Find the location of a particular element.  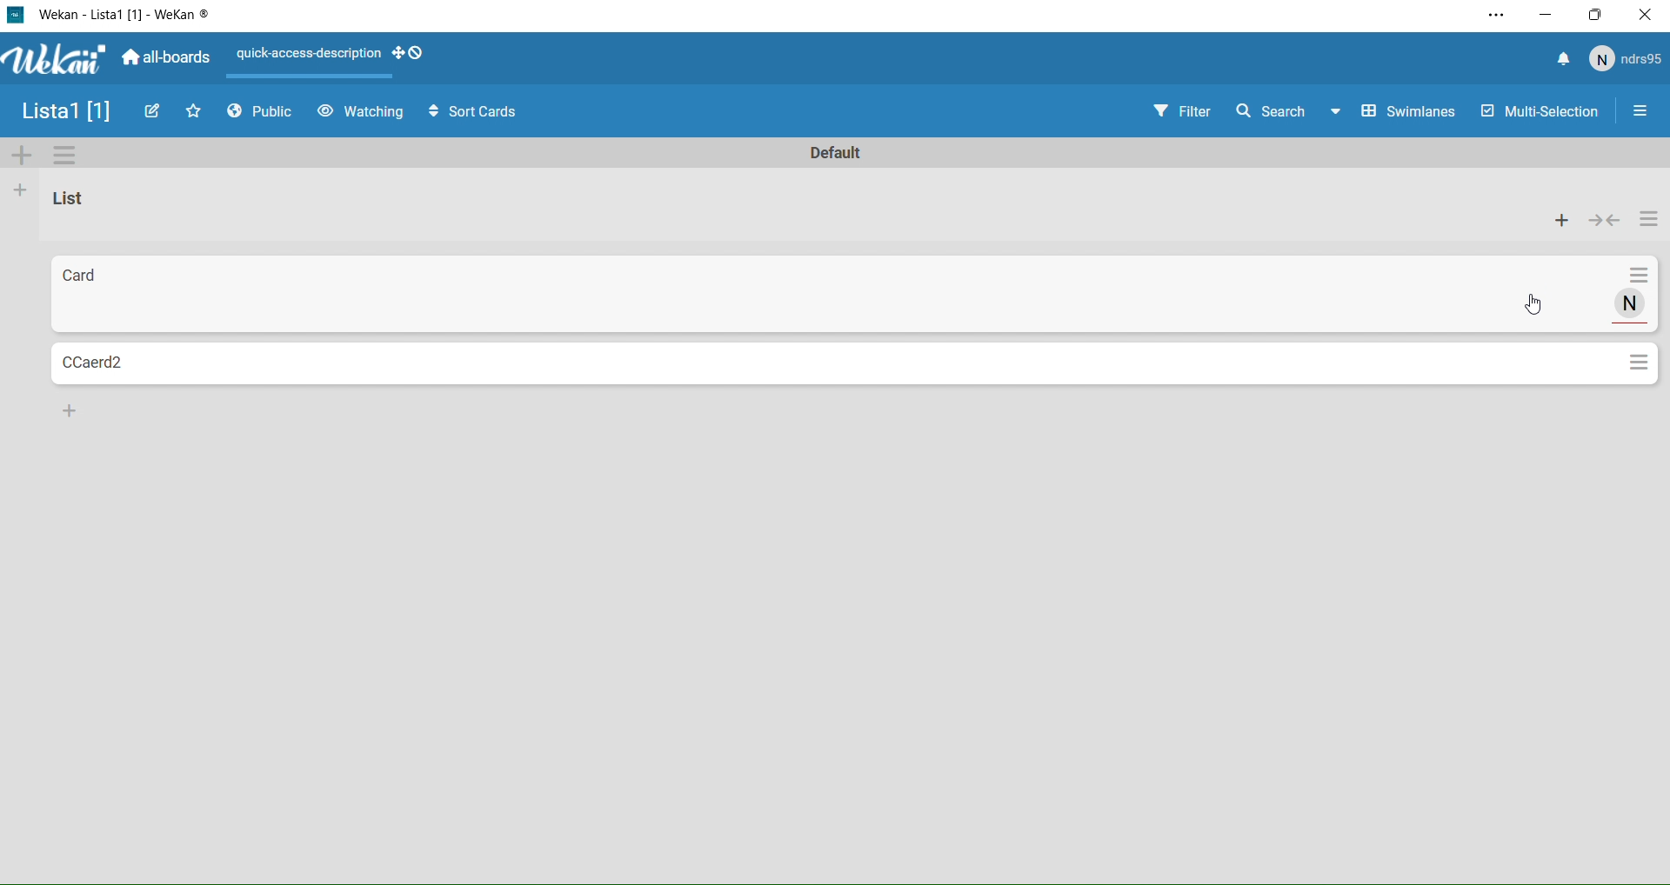

Filter is located at coordinates (1166, 112).